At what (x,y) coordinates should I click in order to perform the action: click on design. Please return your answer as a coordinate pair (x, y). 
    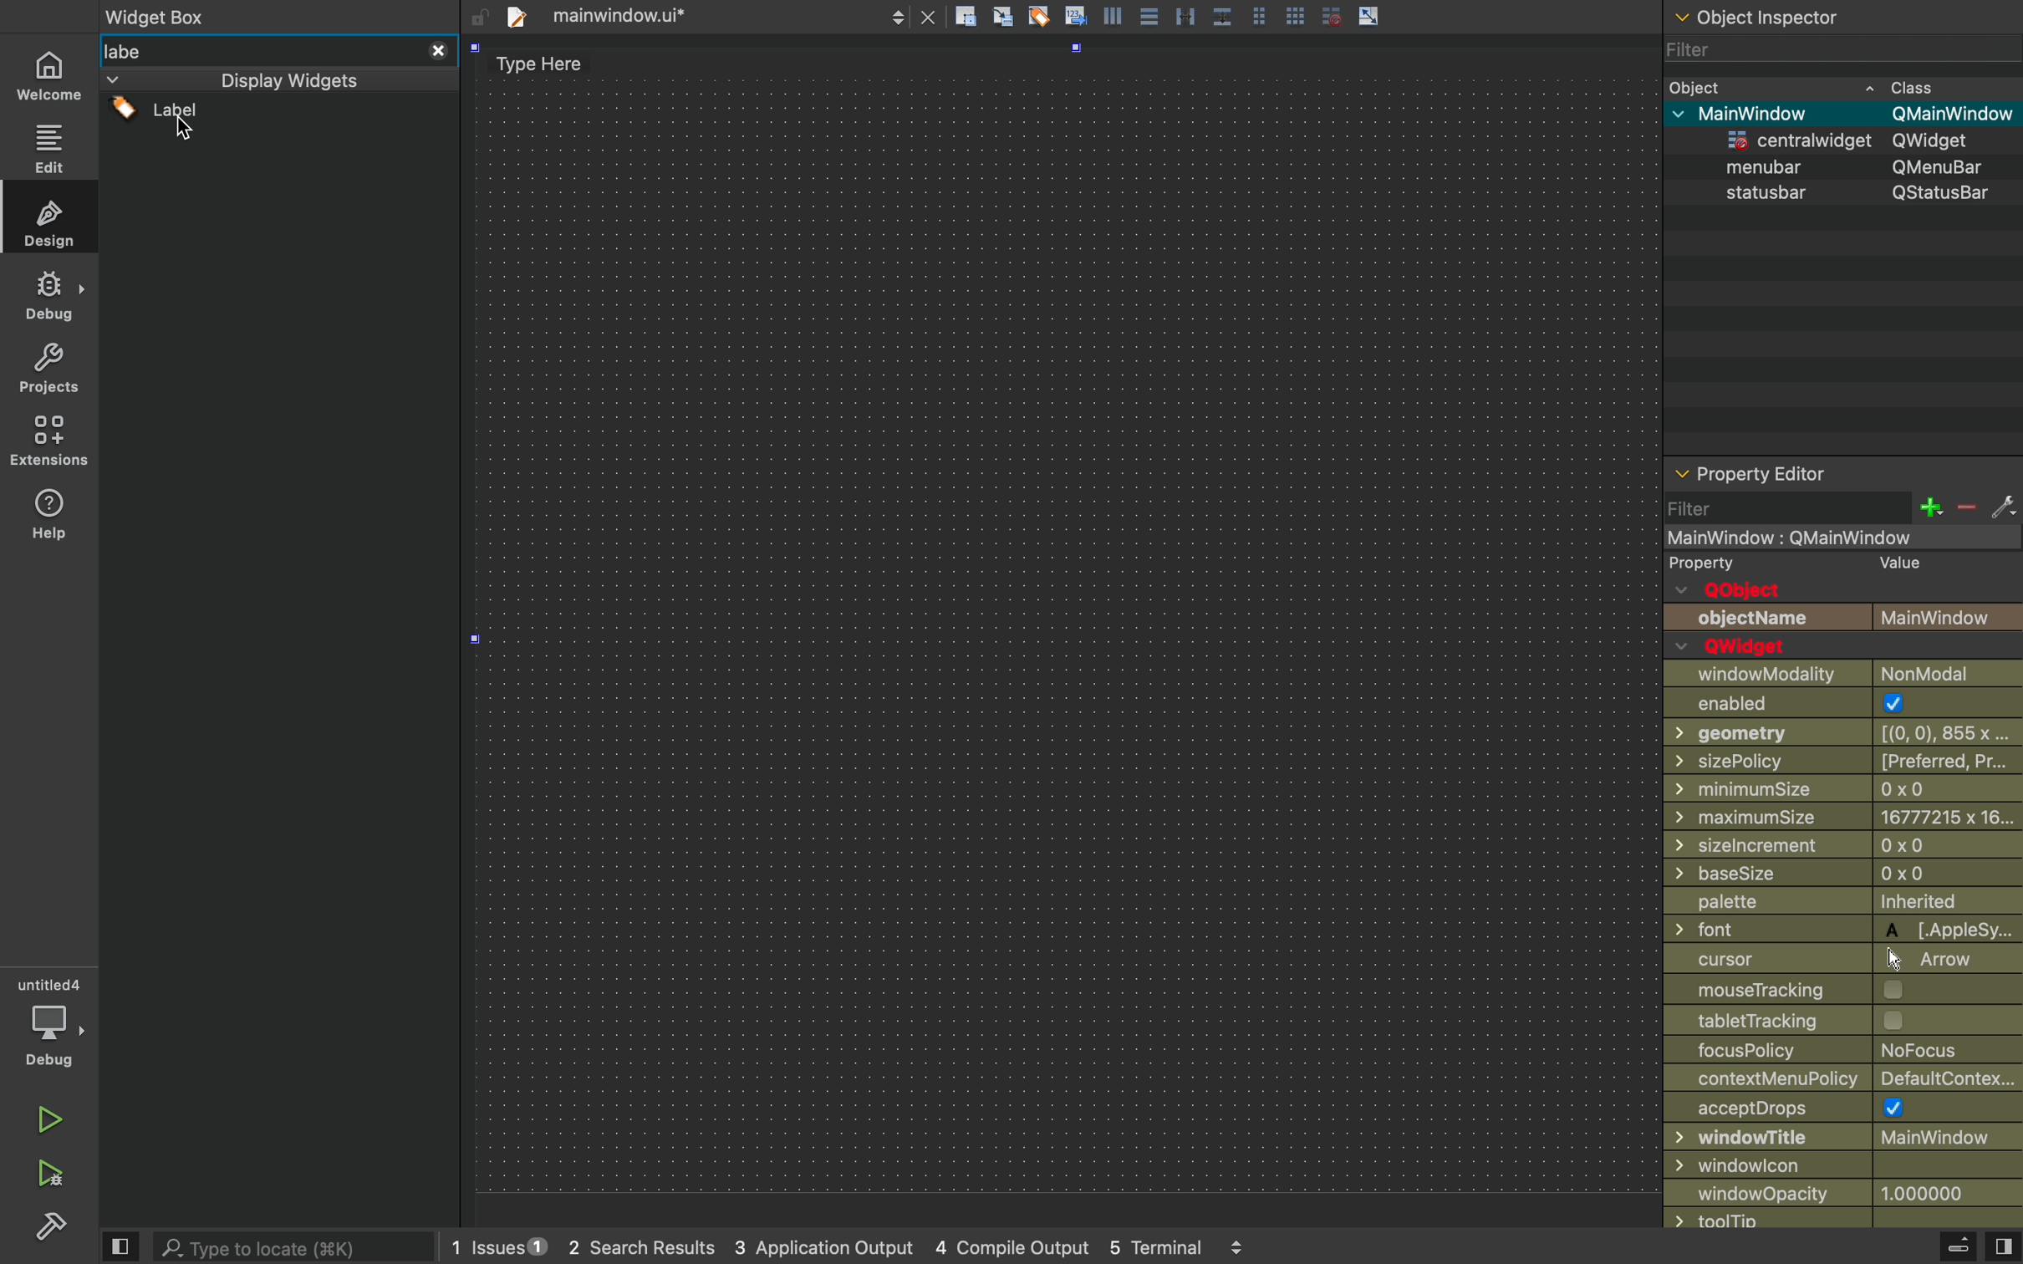
    Looking at the image, I should click on (48, 217).